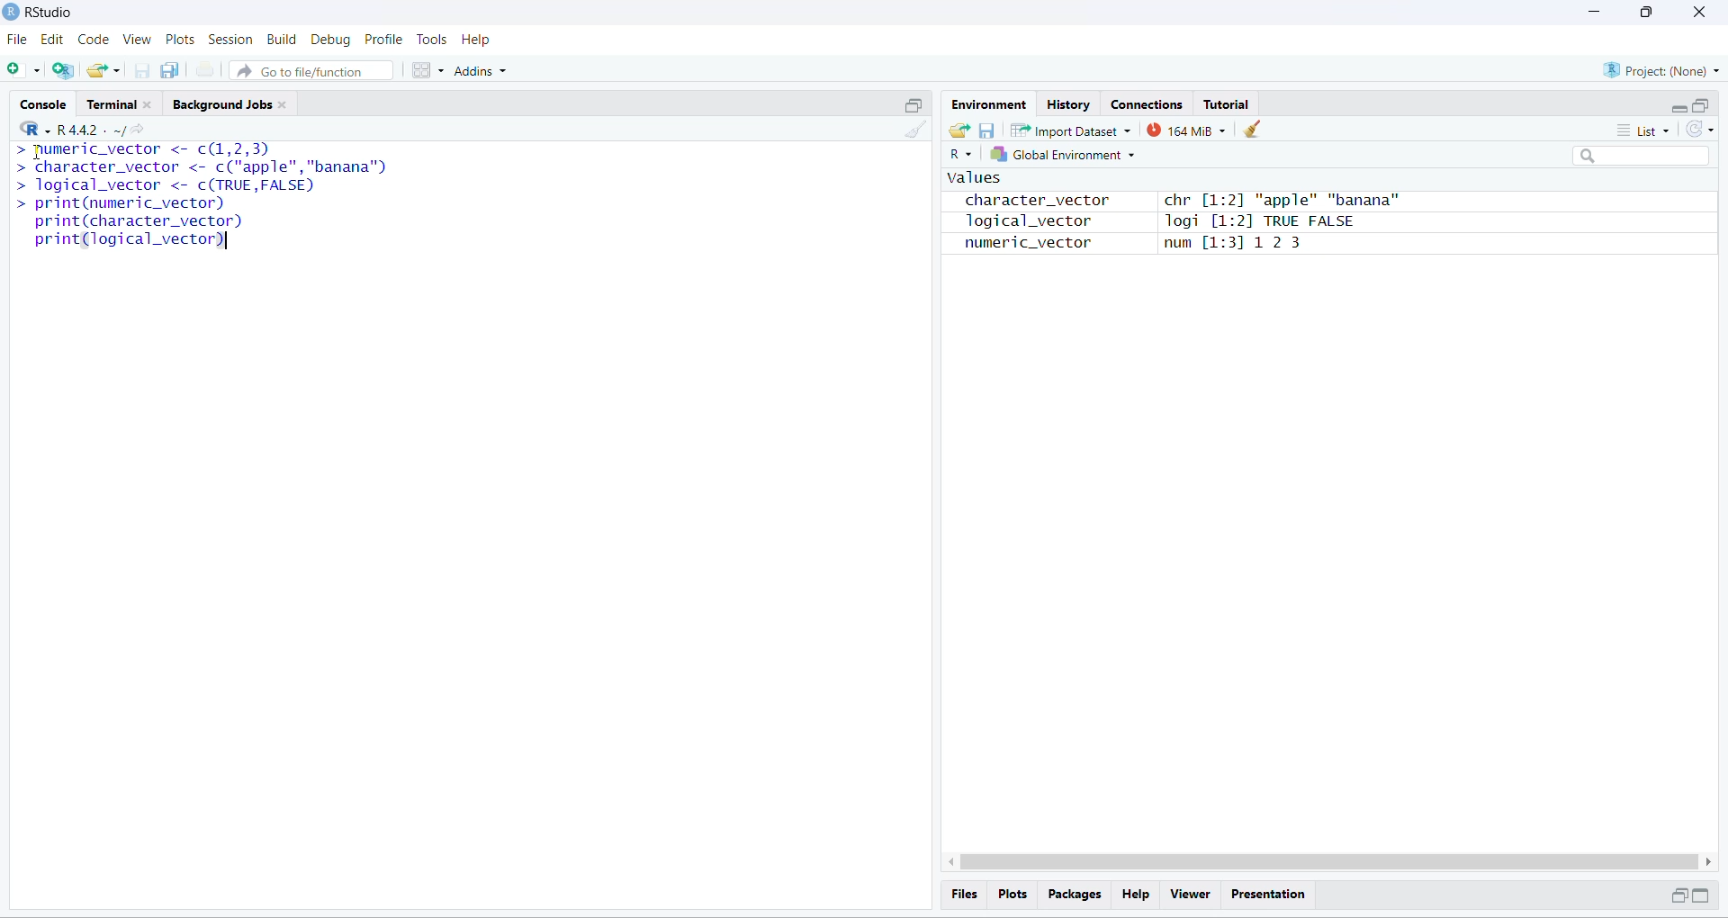 This screenshot has width=1728, height=918. What do you see at coordinates (1700, 130) in the screenshot?
I see `refresh` at bounding box center [1700, 130].